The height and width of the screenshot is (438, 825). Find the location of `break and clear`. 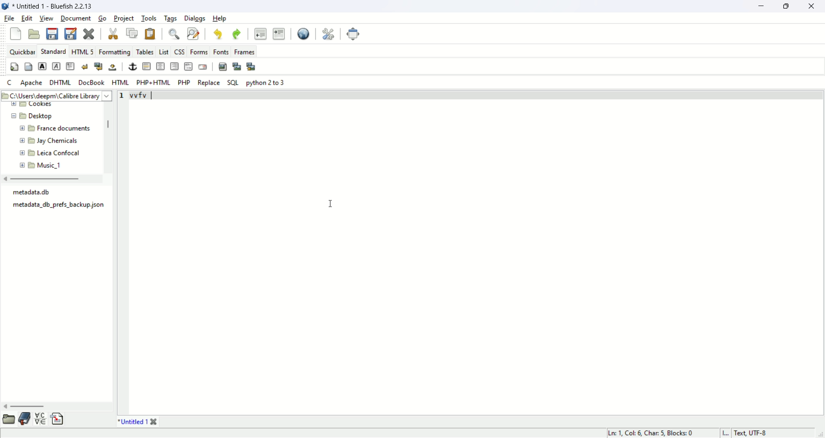

break and clear is located at coordinates (99, 67).